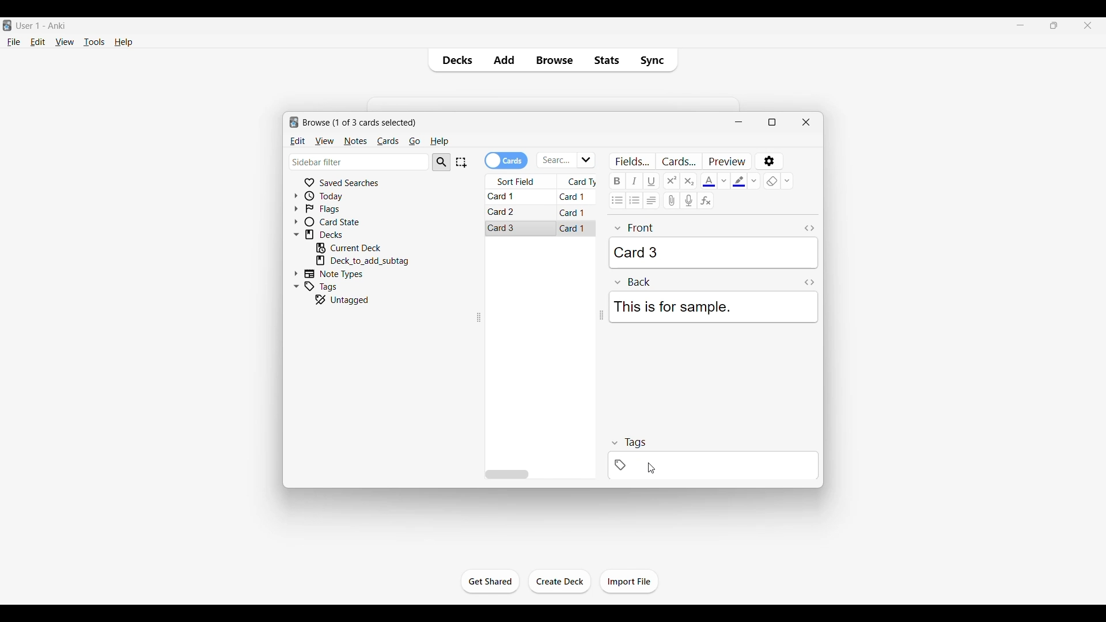 Image resolution: width=1106 pixels, height=622 pixels. Describe the element at coordinates (635, 228) in the screenshot. I see `front` at that location.